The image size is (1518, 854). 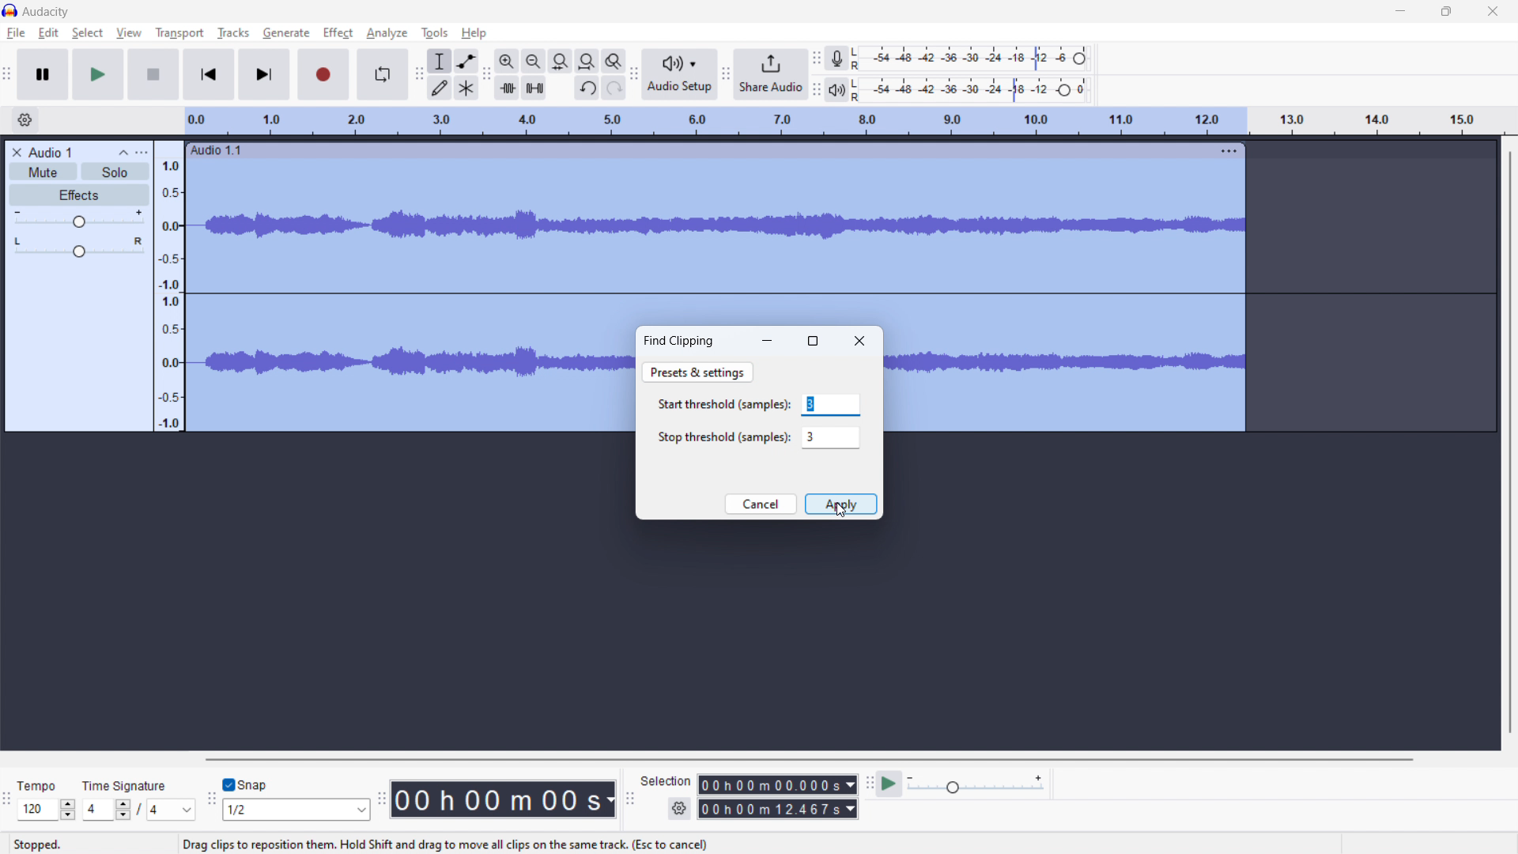 I want to click on find clipping dialogbox, so click(x=678, y=342).